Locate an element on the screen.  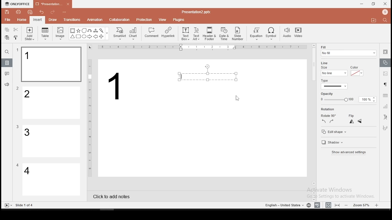
comments is located at coordinates (7, 74).